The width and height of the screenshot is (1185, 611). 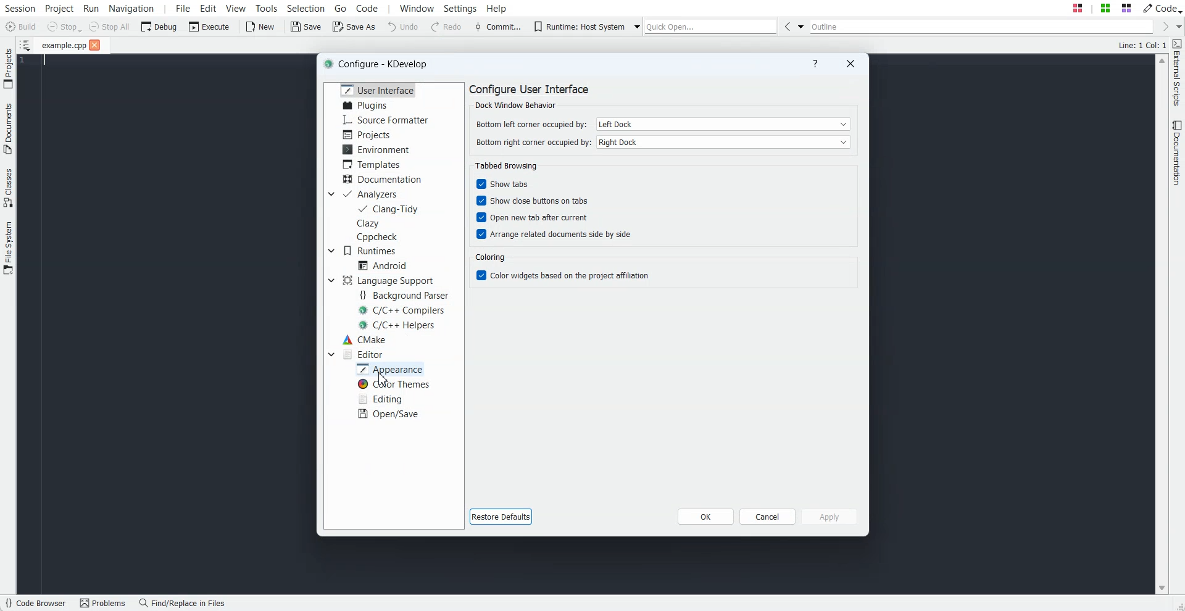 What do you see at coordinates (786, 26) in the screenshot?
I see `Go Back` at bounding box center [786, 26].